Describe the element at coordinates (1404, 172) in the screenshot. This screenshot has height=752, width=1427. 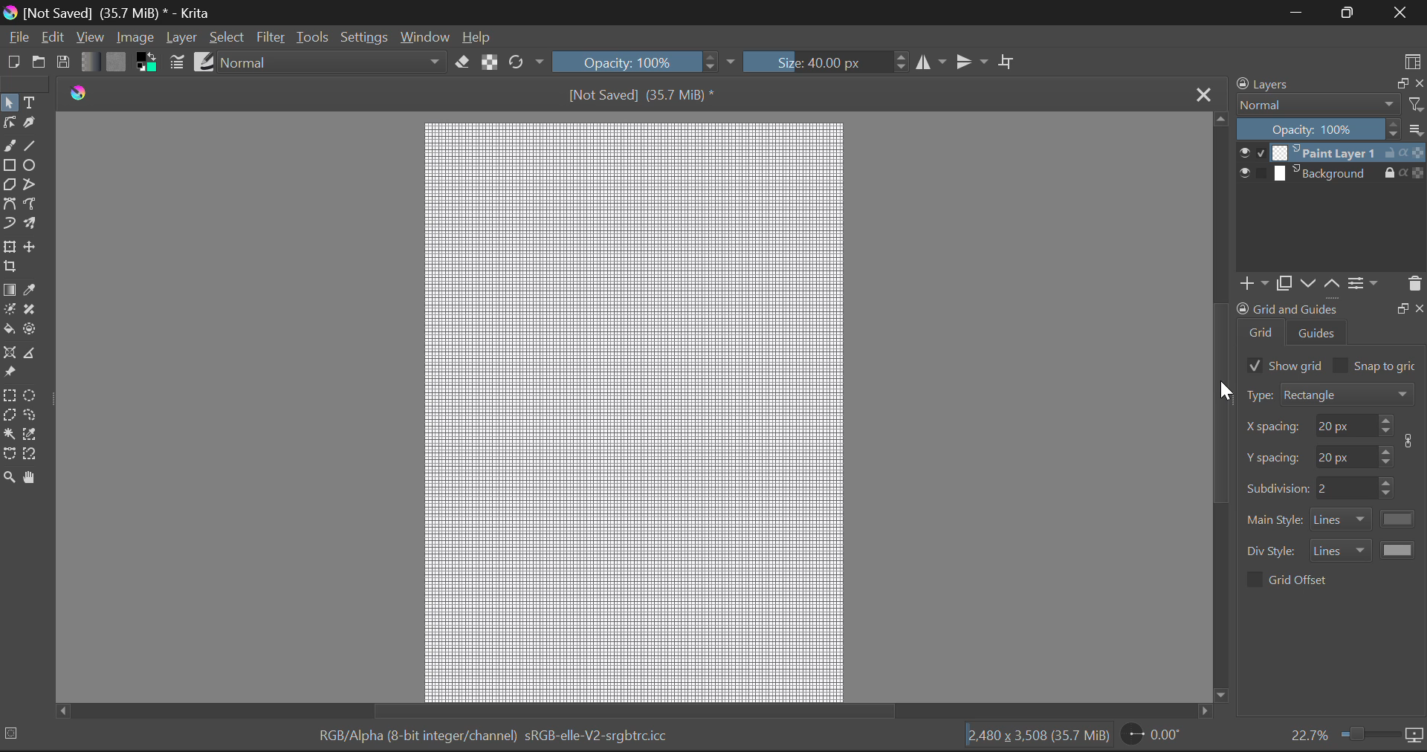
I see `actions` at that location.